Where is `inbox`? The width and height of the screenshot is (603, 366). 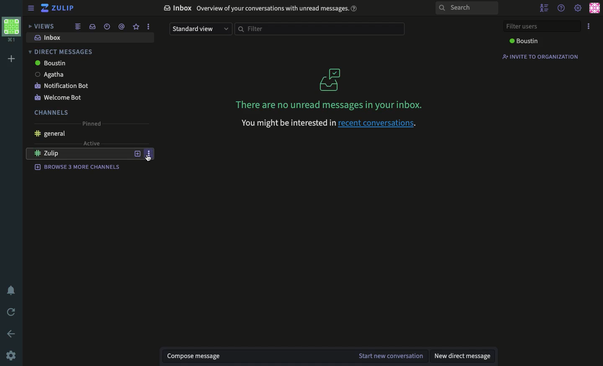
inbox is located at coordinates (93, 26).